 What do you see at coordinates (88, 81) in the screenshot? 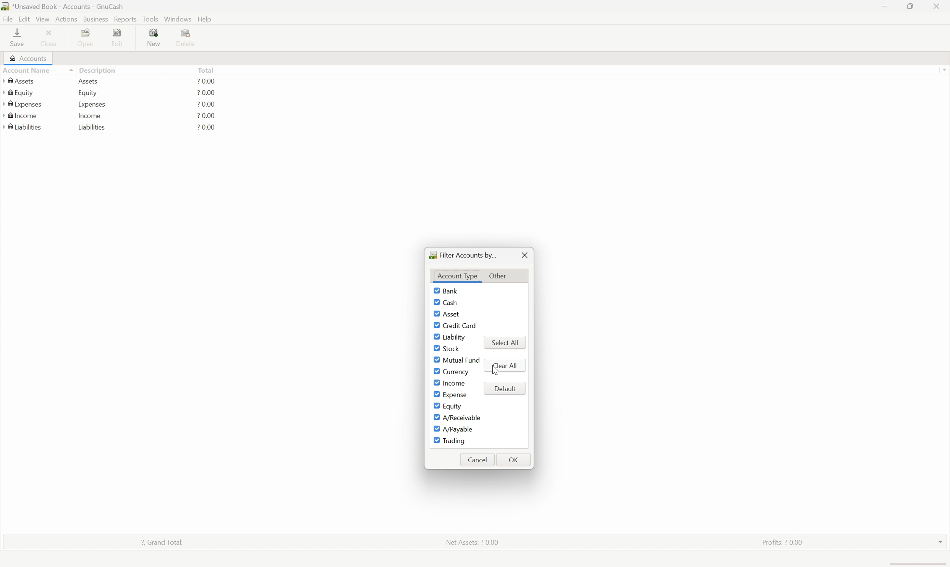
I see `Assets` at bounding box center [88, 81].